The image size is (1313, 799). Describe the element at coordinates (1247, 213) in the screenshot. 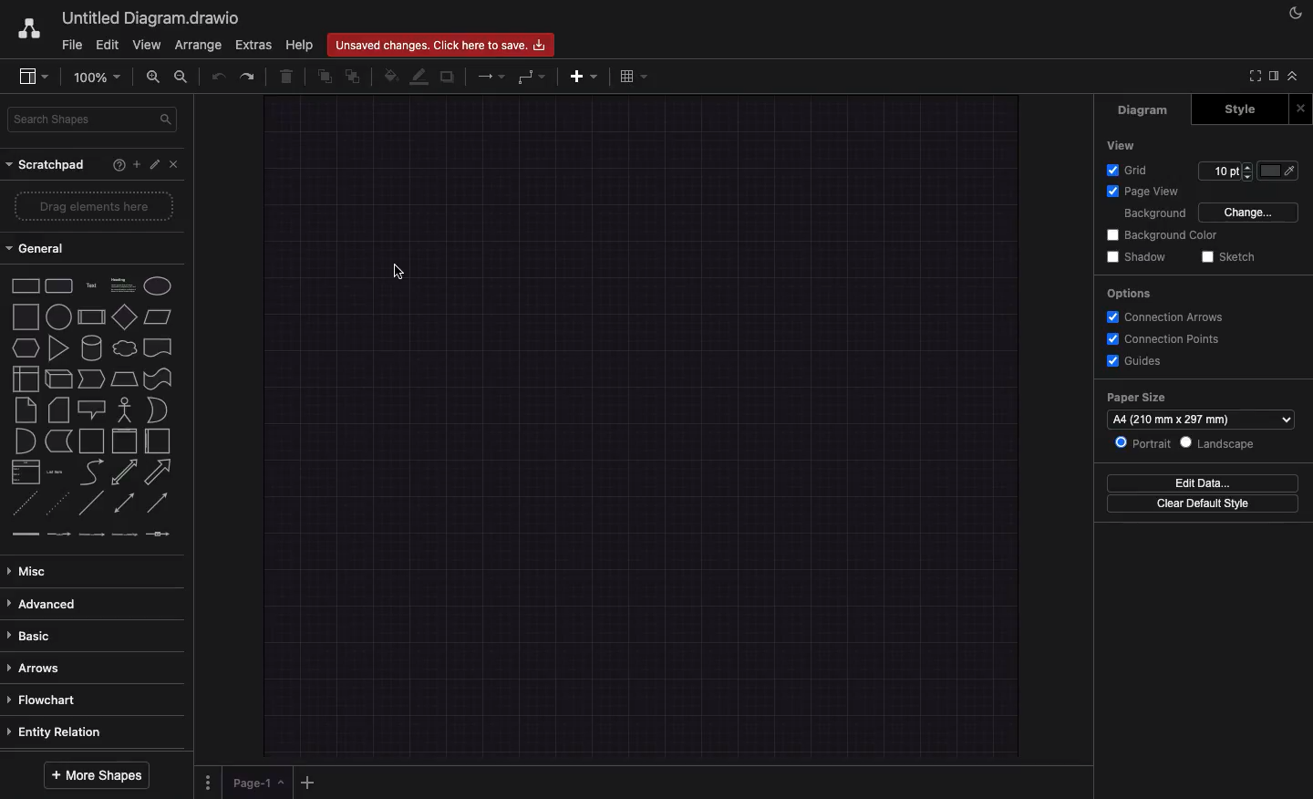

I see `Change` at that location.